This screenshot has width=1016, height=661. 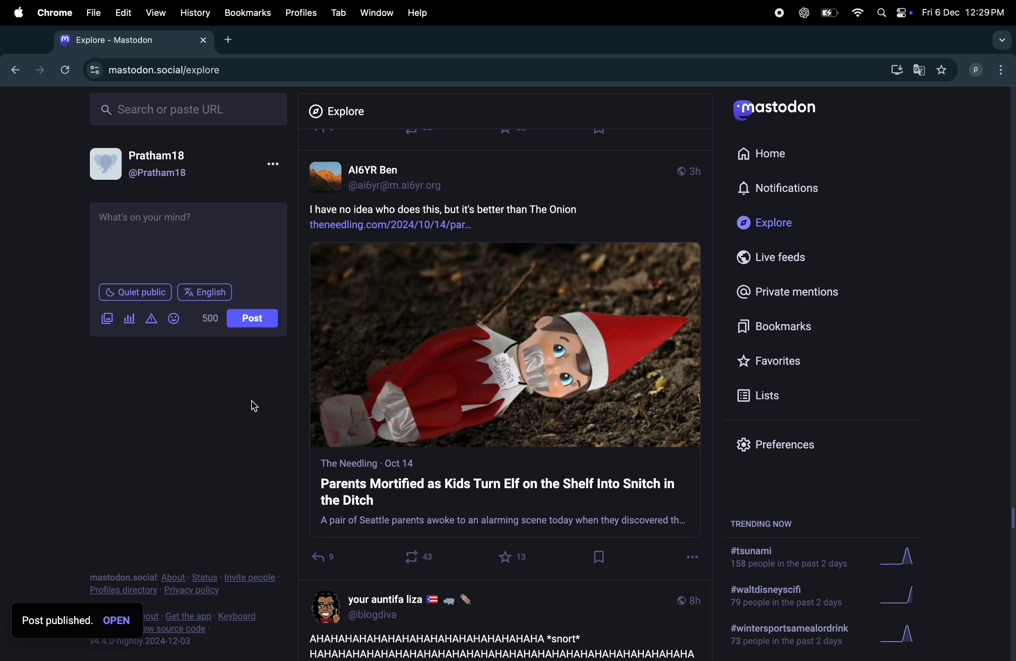 What do you see at coordinates (298, 12) in the screenshot?
I see `profiles` at bounding box center [298, 12].